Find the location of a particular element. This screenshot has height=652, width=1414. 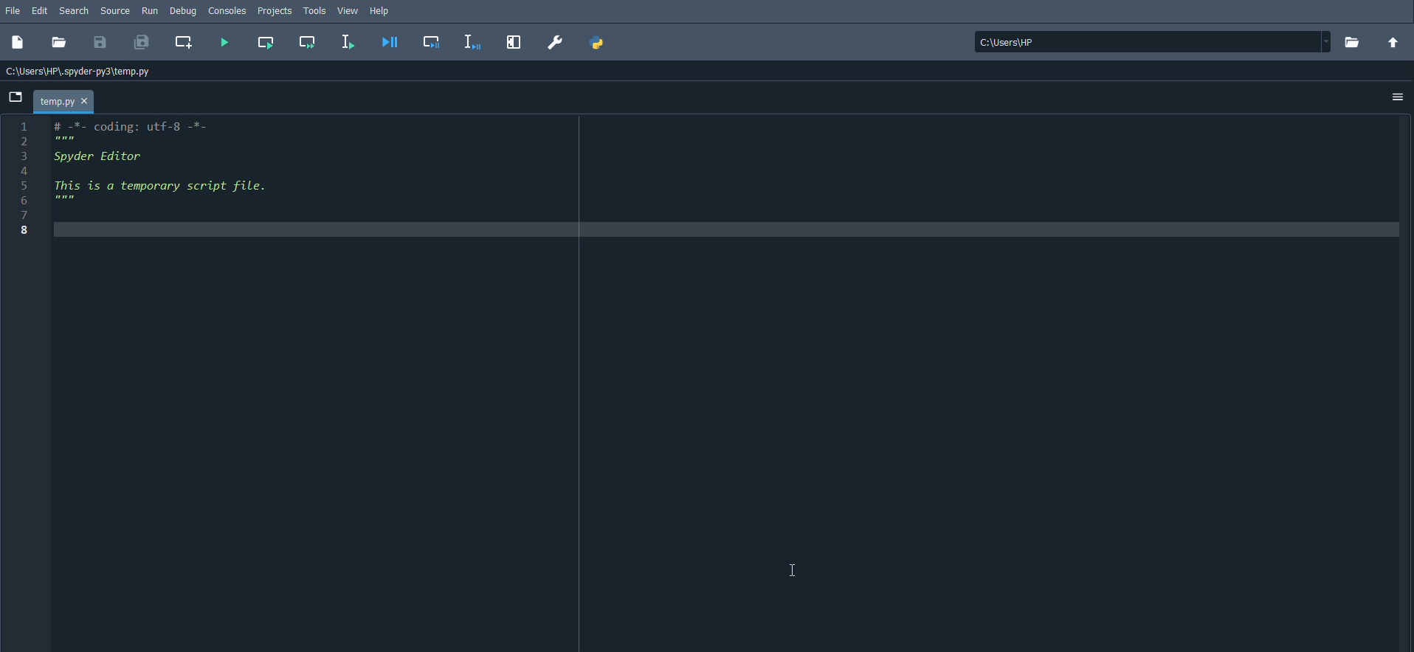

Browse a working directory is located at coordinates (1352, 41).